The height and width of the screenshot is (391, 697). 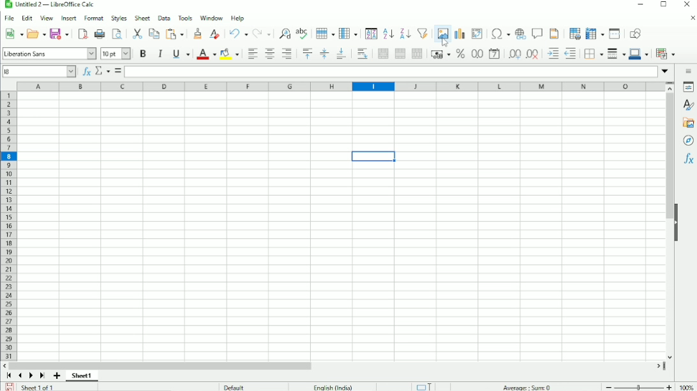 What do you see at coordinates (689, 158) in the screenshot?
I see `Functions` at bounding box center [689, 158].